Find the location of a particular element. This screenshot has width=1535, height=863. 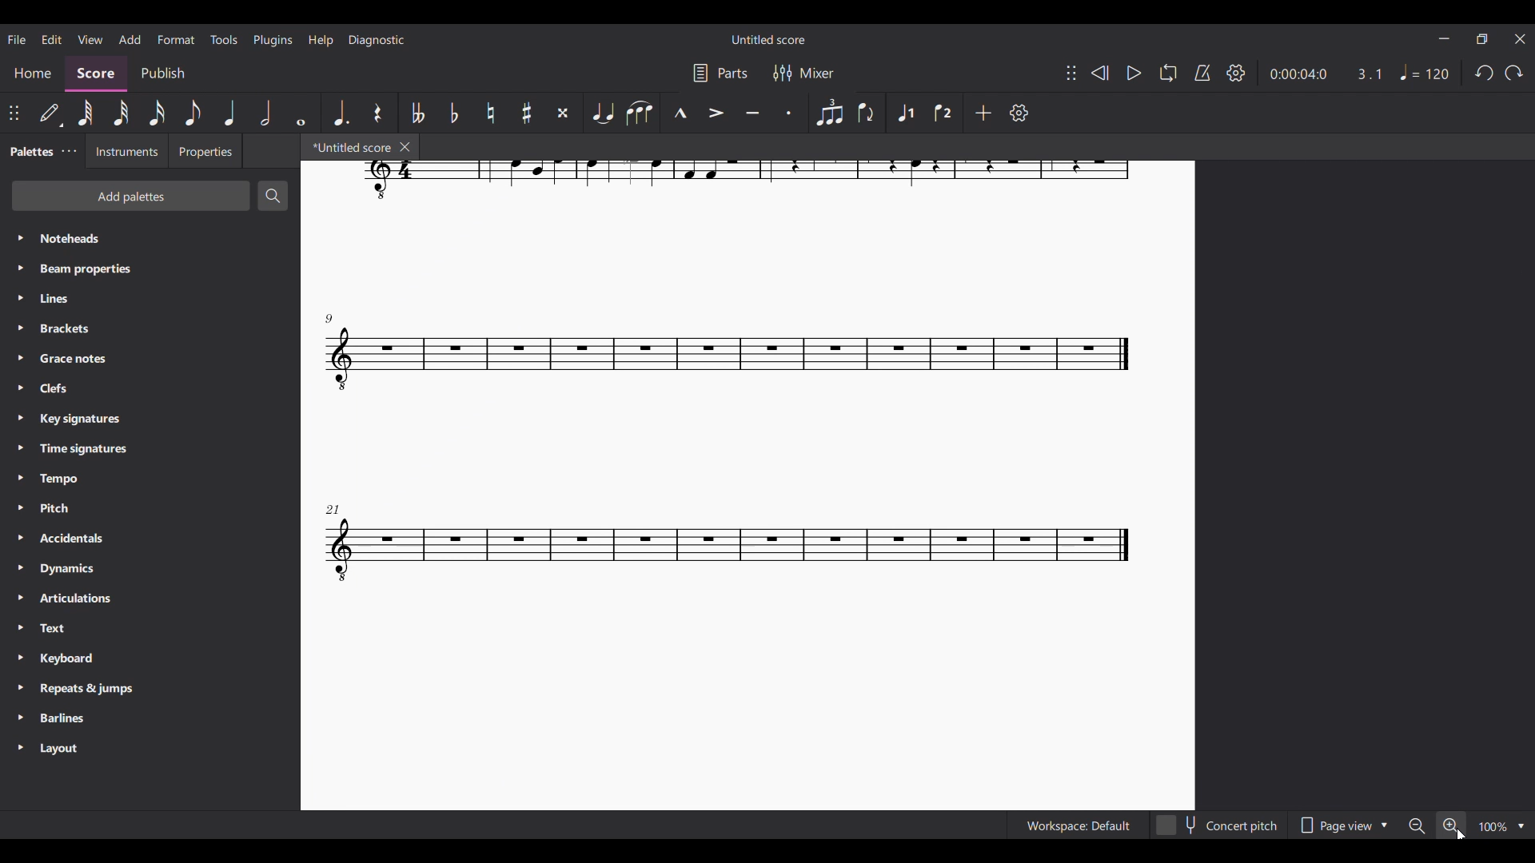

Toggle sharp is located at coordinates (526, 113).